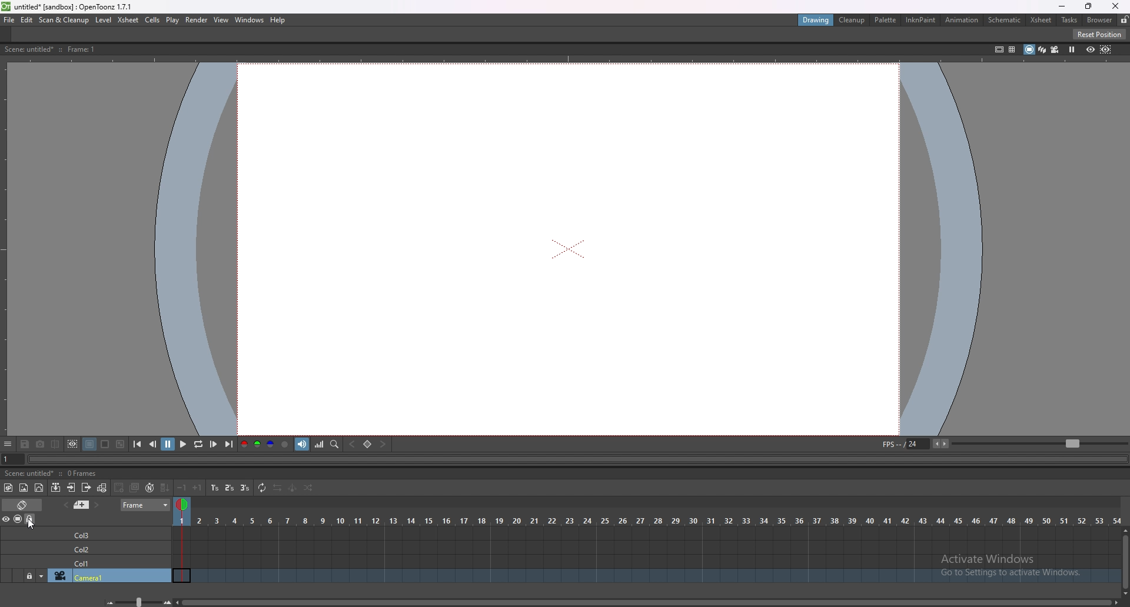 The image size is (1130, 607). I want to click on next key, so click(384, 444).